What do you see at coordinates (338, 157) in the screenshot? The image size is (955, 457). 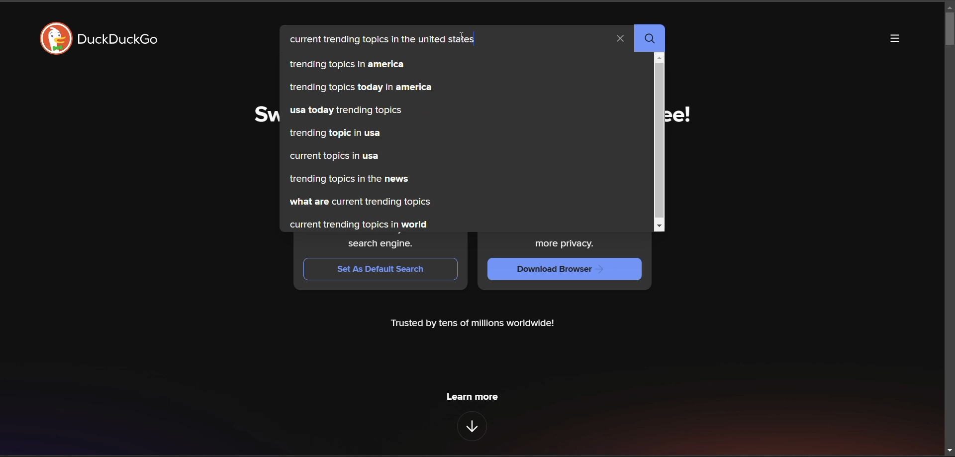 I see `current topics in usa` at bounding box center [338, 157].